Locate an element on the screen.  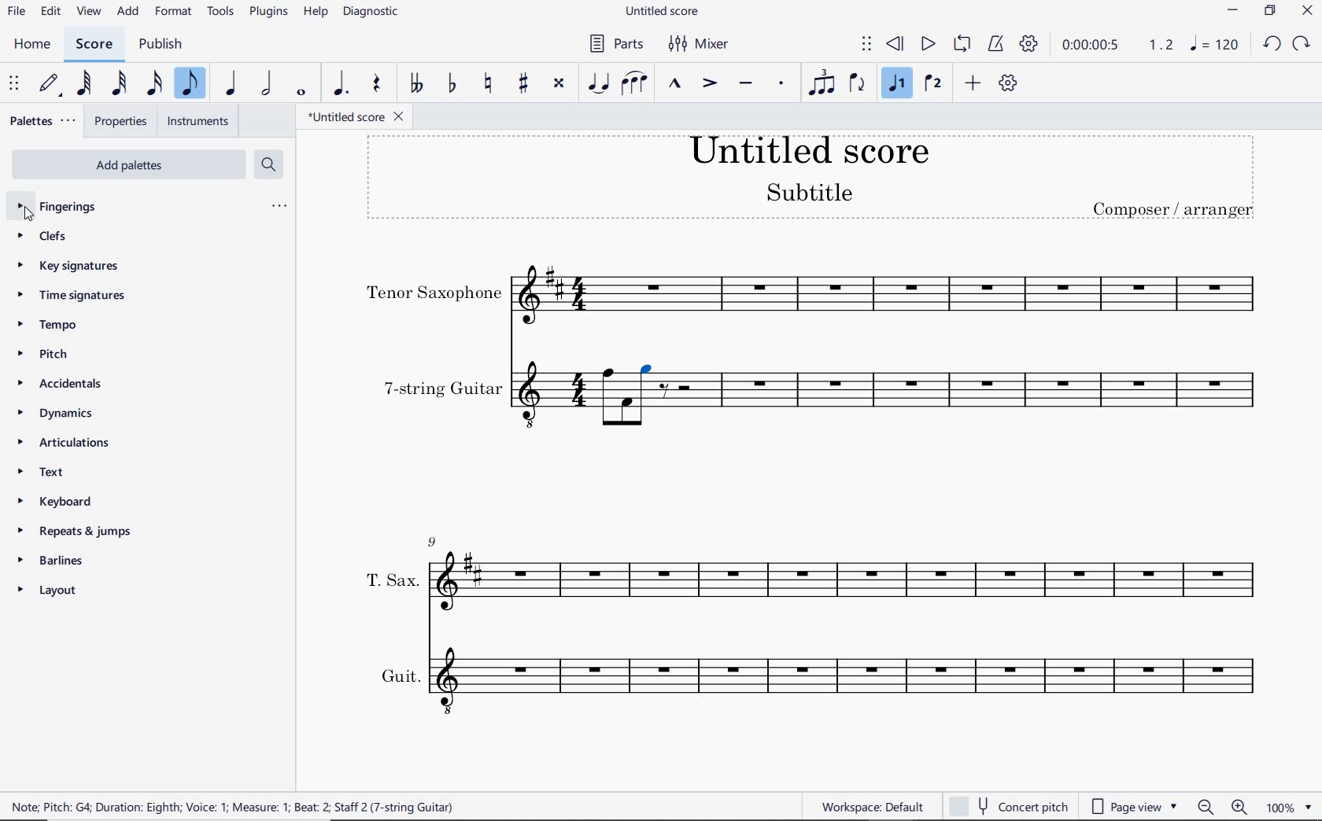
FLIP DIRECTION is located at coordinates (857, 83).